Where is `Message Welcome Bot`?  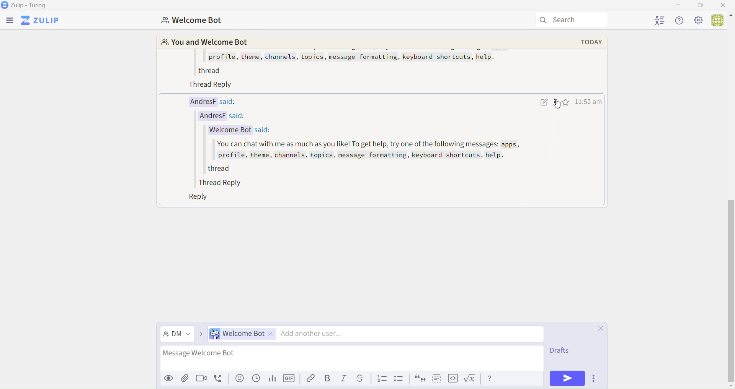 Message Welcome Bot is located at coordinates (347, 358).